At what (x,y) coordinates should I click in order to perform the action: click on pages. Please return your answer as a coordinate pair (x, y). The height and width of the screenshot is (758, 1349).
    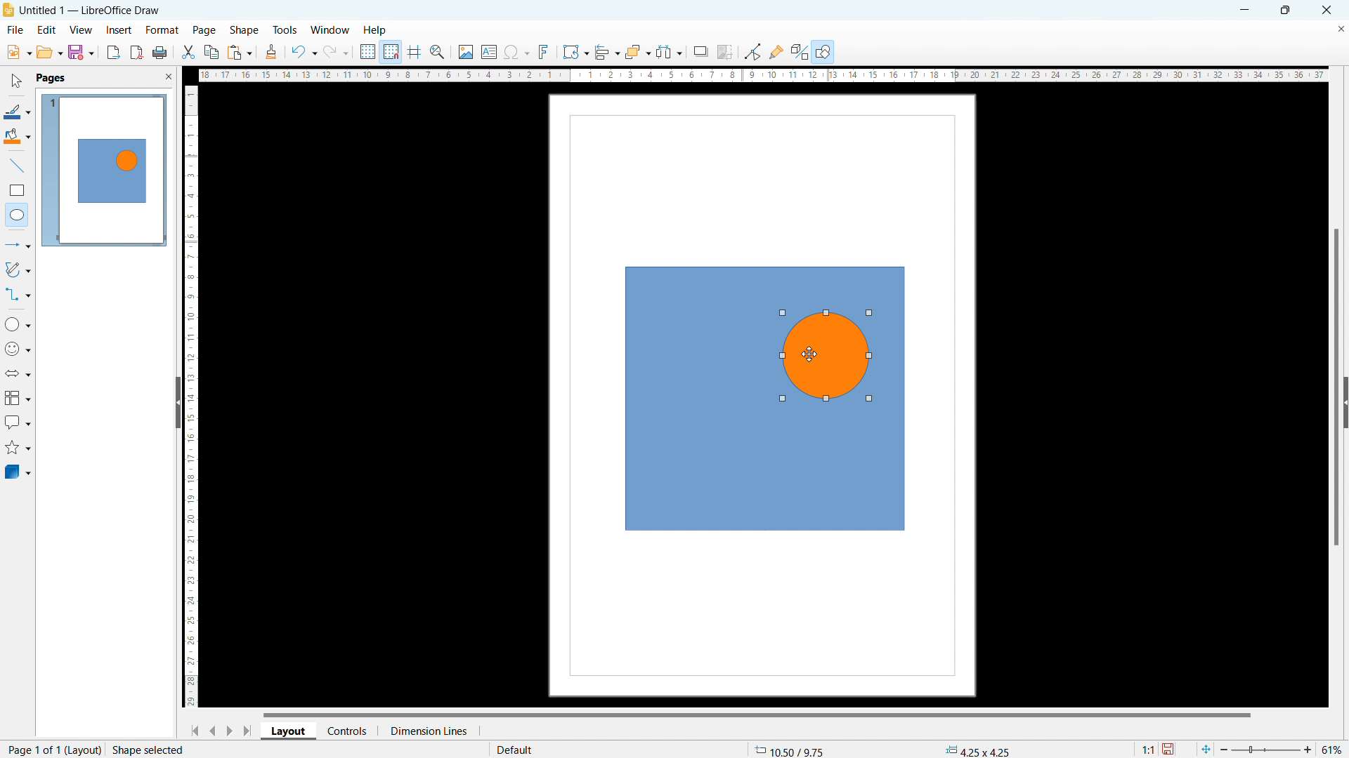
    Looking at the image, I should click on (50, 77).